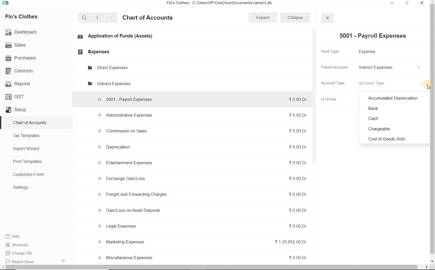 Image resolution: width=435 pixels, height=270 pixels. I want to click on Expand, so click(263, 18).